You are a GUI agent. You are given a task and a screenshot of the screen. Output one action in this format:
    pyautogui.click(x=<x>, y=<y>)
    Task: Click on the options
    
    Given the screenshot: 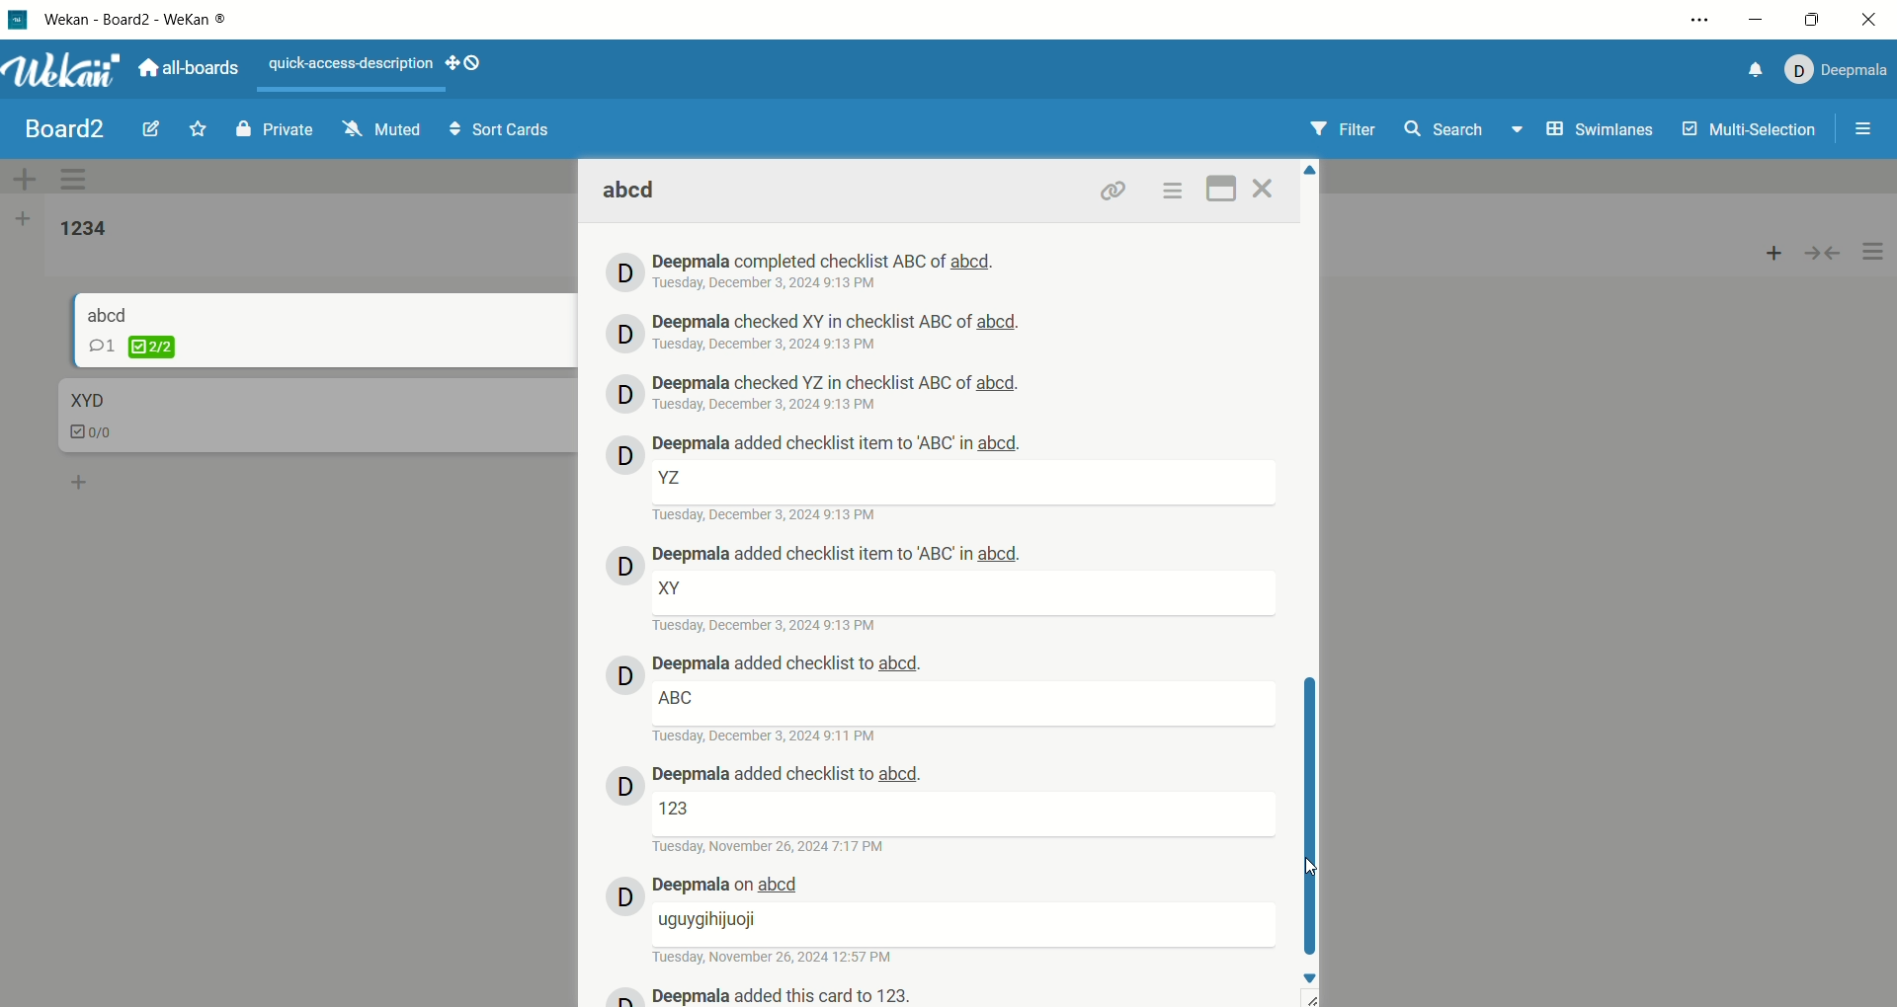 What is the action you would take?
    pyautogui.click(x=1702, y=20)
    